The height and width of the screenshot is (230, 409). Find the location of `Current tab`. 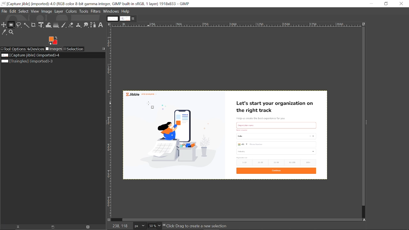

Current tab is located at coordinates (125, 19).